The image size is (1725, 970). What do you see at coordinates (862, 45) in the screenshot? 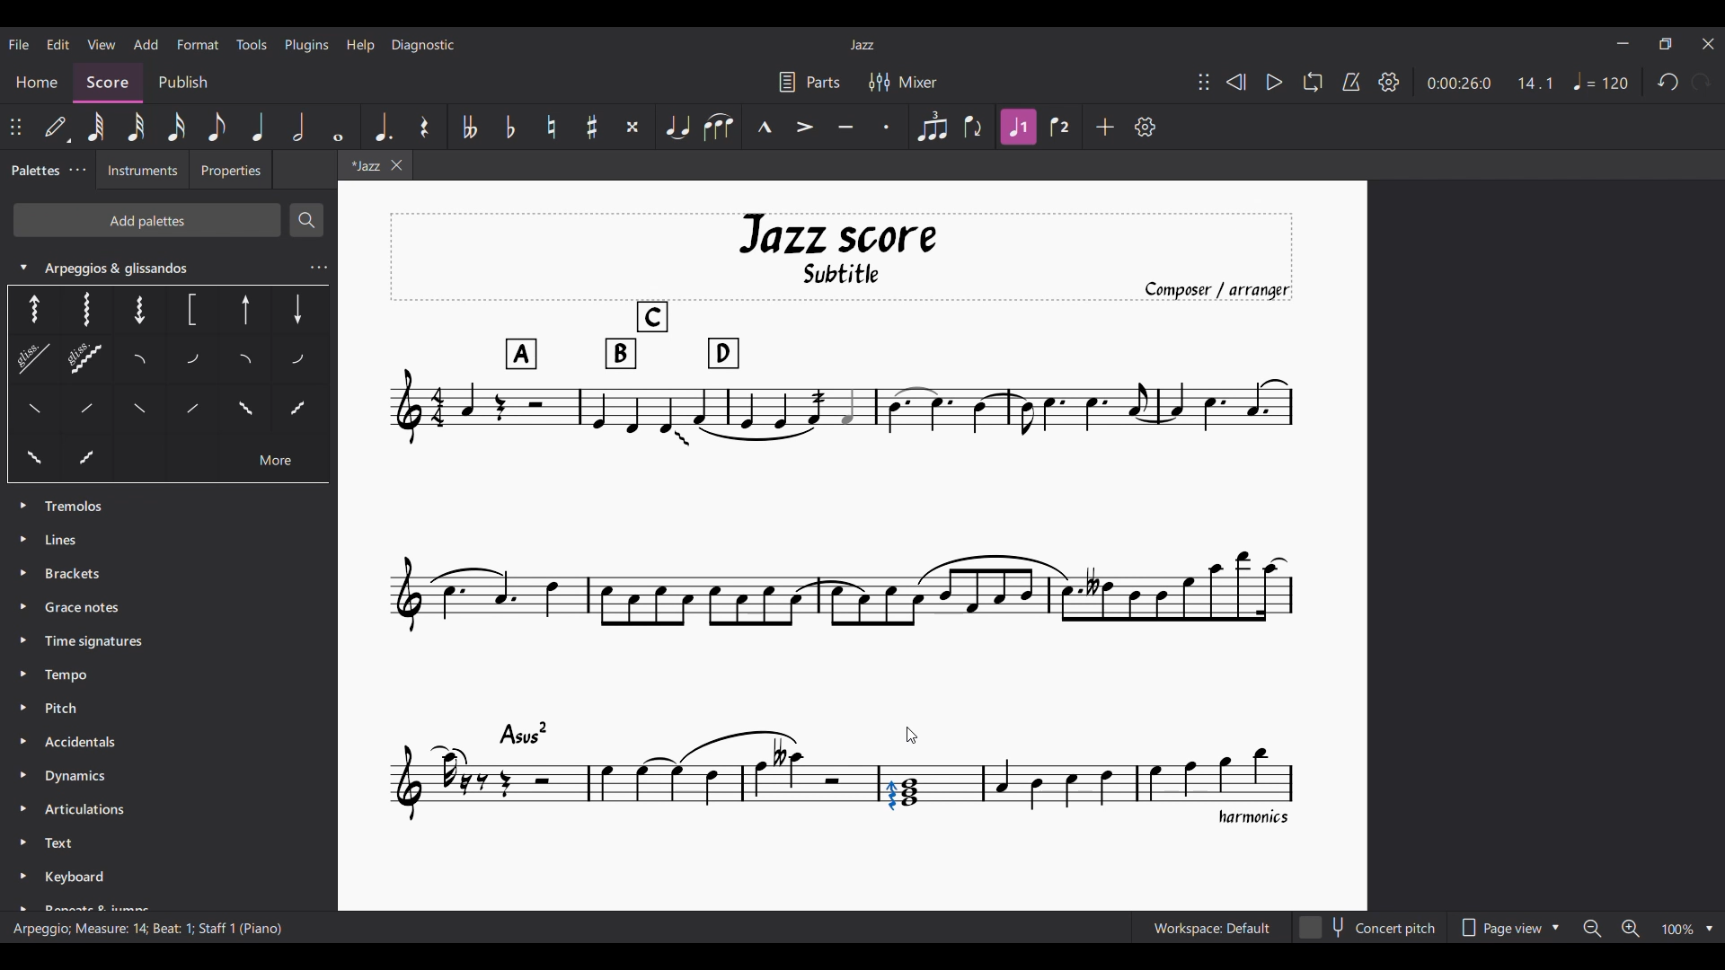
I see `Current score title` at bounding box center [862, 45].